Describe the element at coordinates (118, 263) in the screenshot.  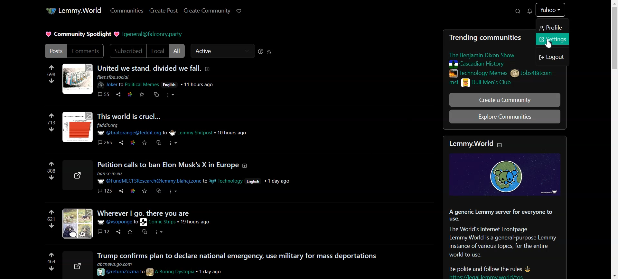
I see `webaddress` at that location.